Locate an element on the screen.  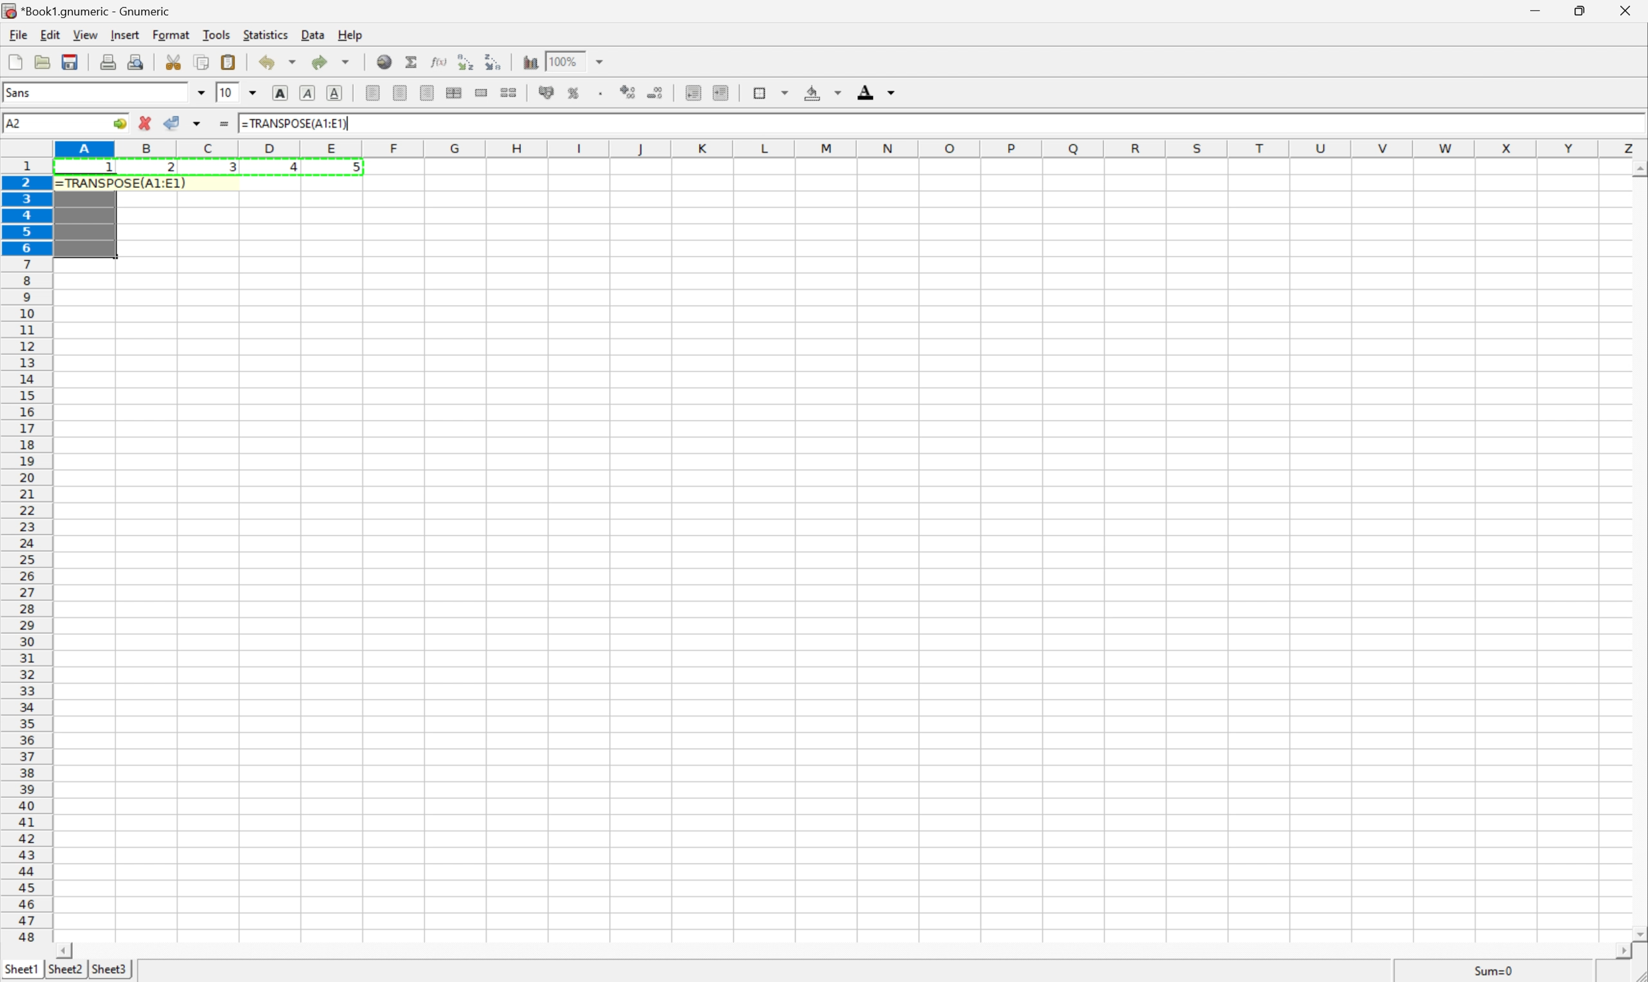
split merged ranges of cells is located at coordinates (510, 91).